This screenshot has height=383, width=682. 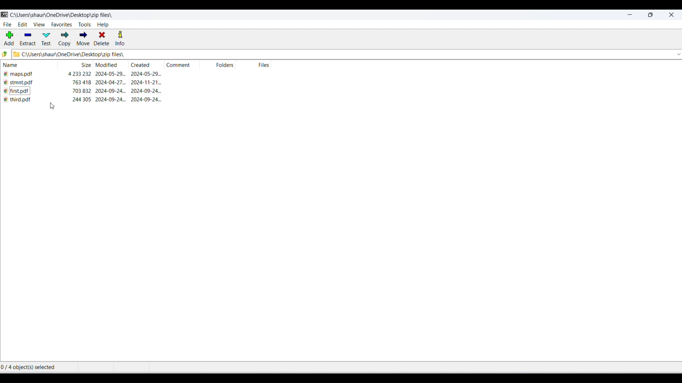 What do you see at coordinates (9, 39) in the screenshot?
I see `add` at bounding box center [9, 39].